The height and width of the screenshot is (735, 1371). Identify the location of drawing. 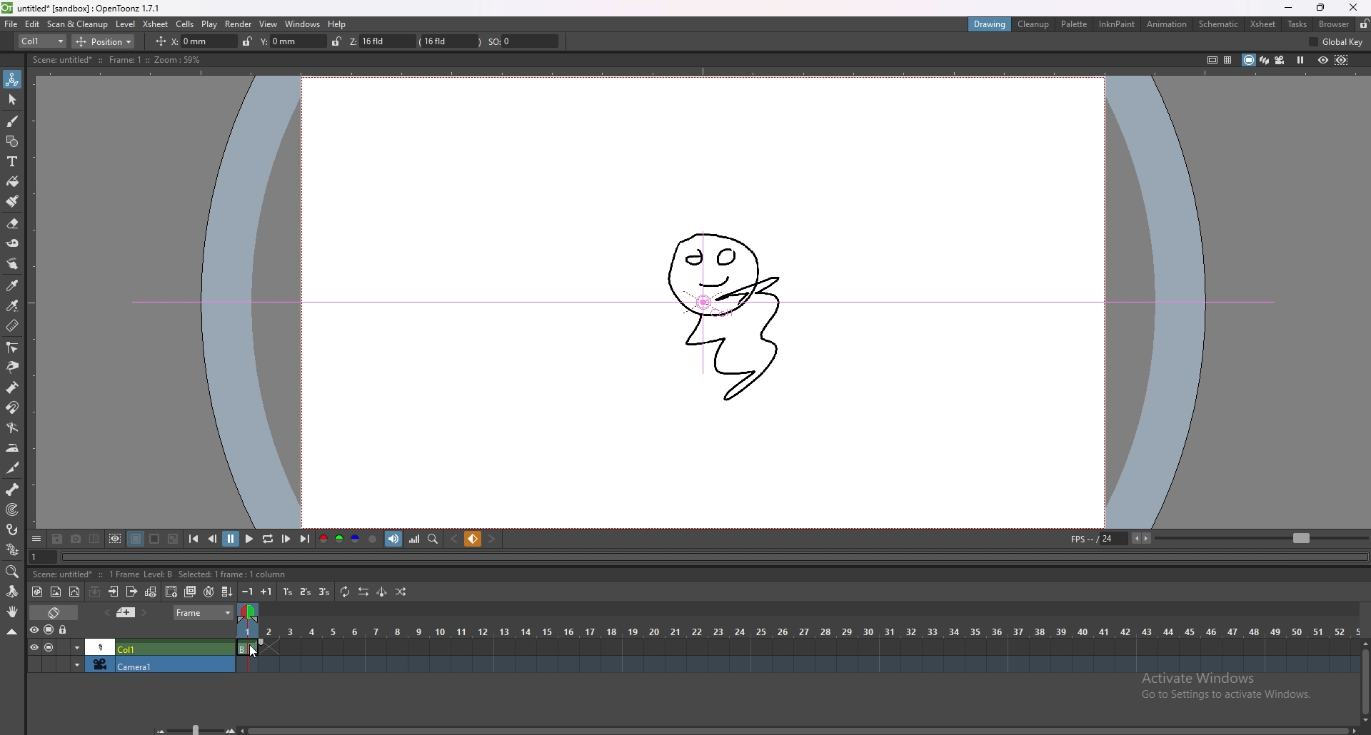
(990, 23).